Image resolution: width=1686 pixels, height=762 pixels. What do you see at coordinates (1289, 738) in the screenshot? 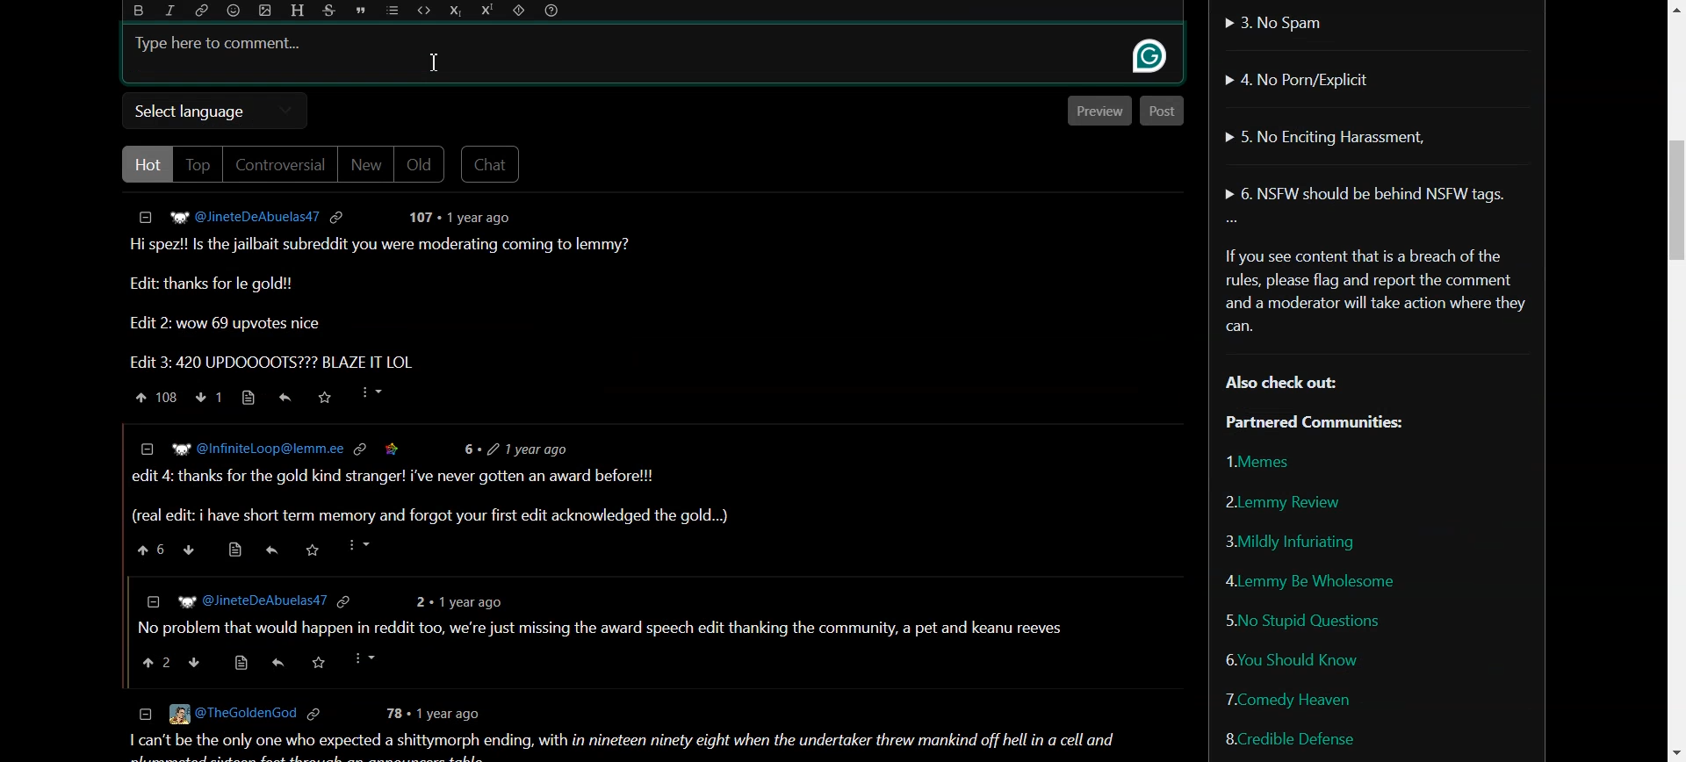
I see `Credible Defense` at bounding box center [1289, 738].